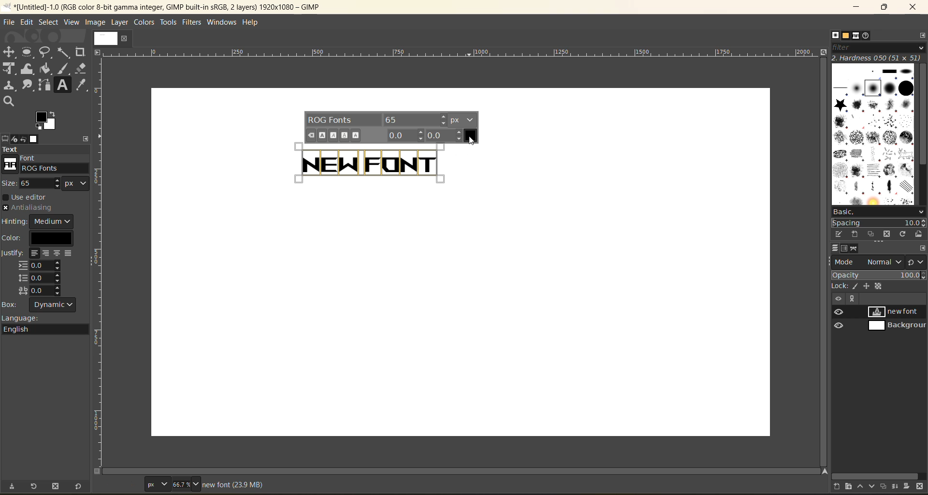  What do you see at coordinates (474, 142) in the screenshot?
I see `cursor` at bounding box center [474, 142].